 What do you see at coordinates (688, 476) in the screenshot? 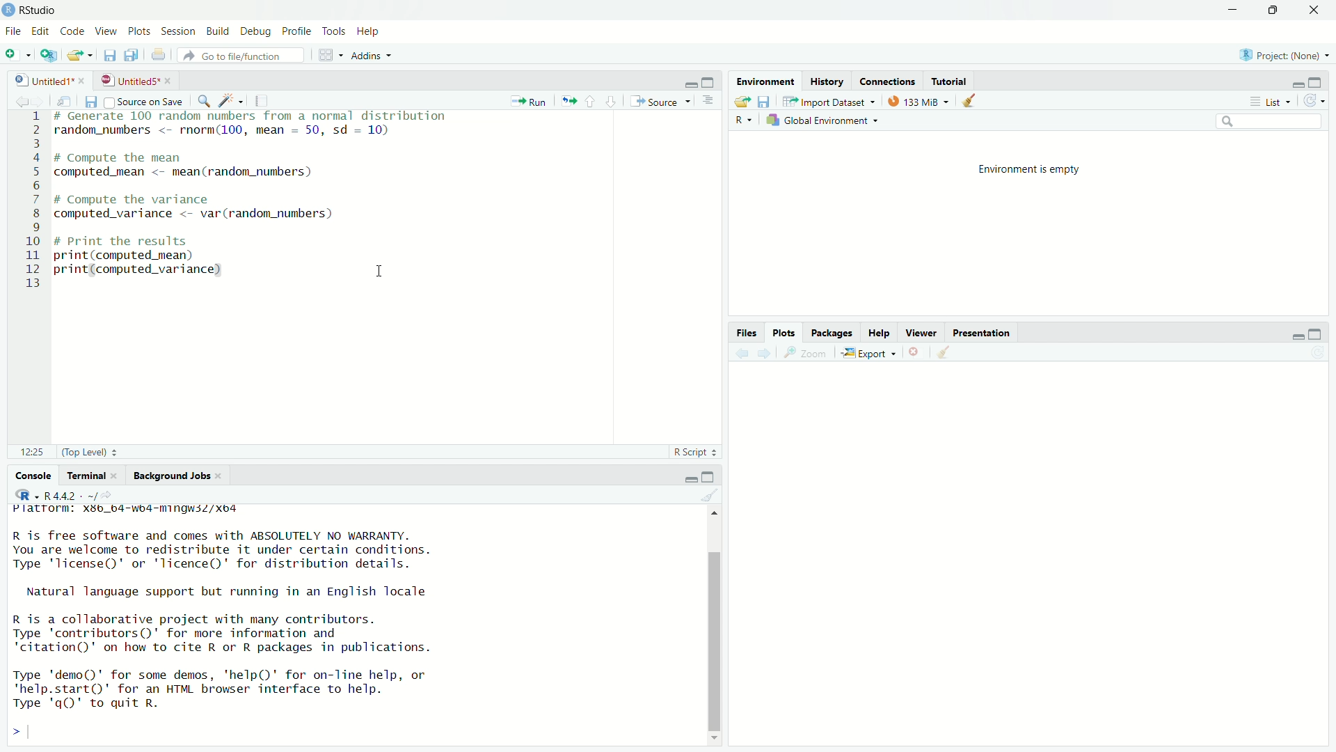
I see `minimize` at bounding box center [688, 476].